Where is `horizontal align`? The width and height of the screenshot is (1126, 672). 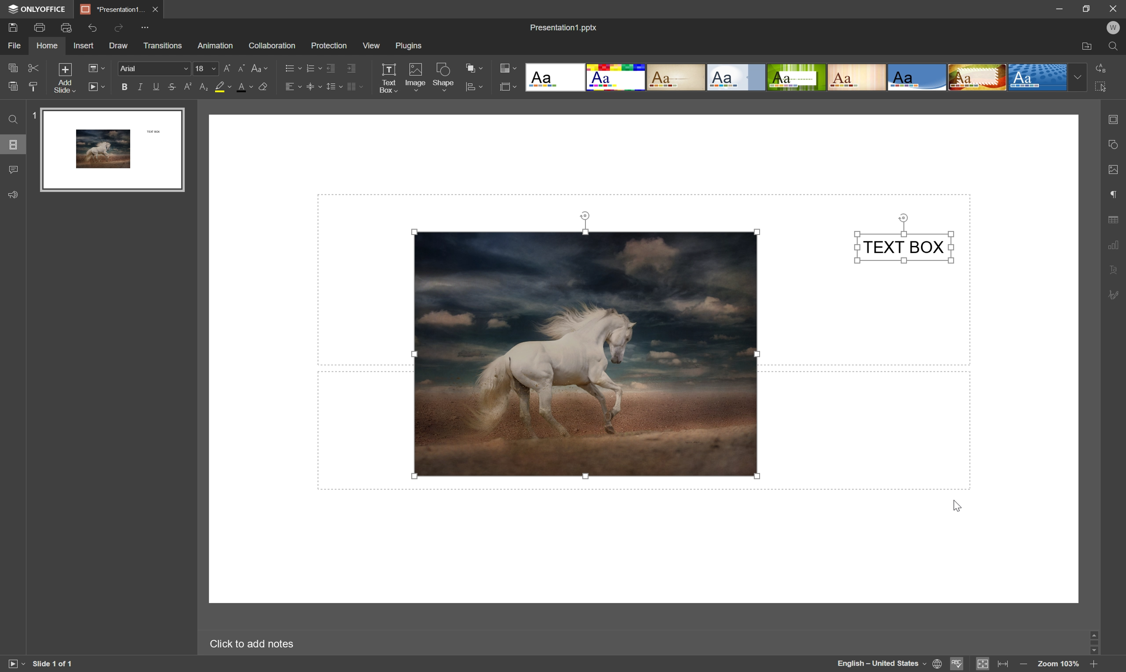
horizontal align is located at coordinates (293, 85).